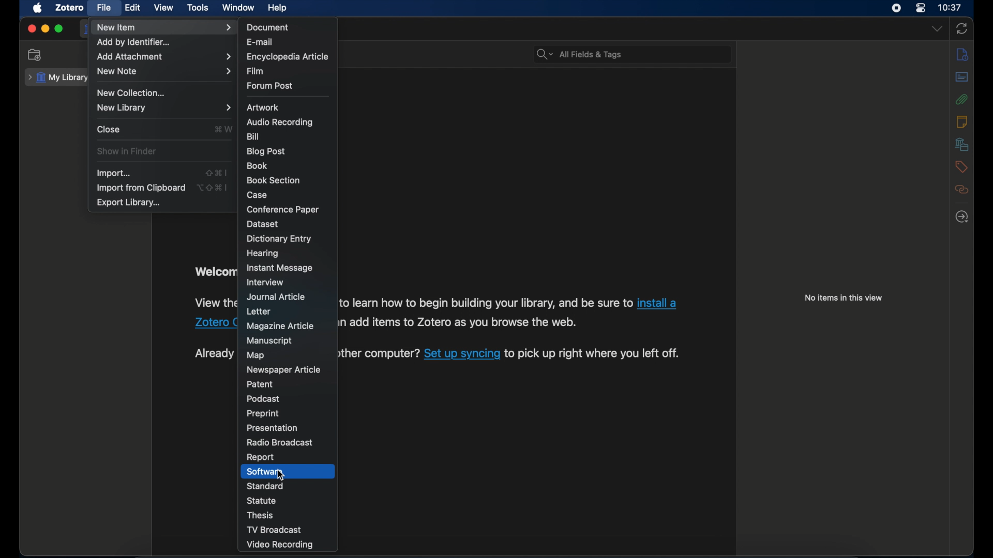 The height and width of the screenshot is (558, 993). I want to click on cursor on software, so click(282, 477).